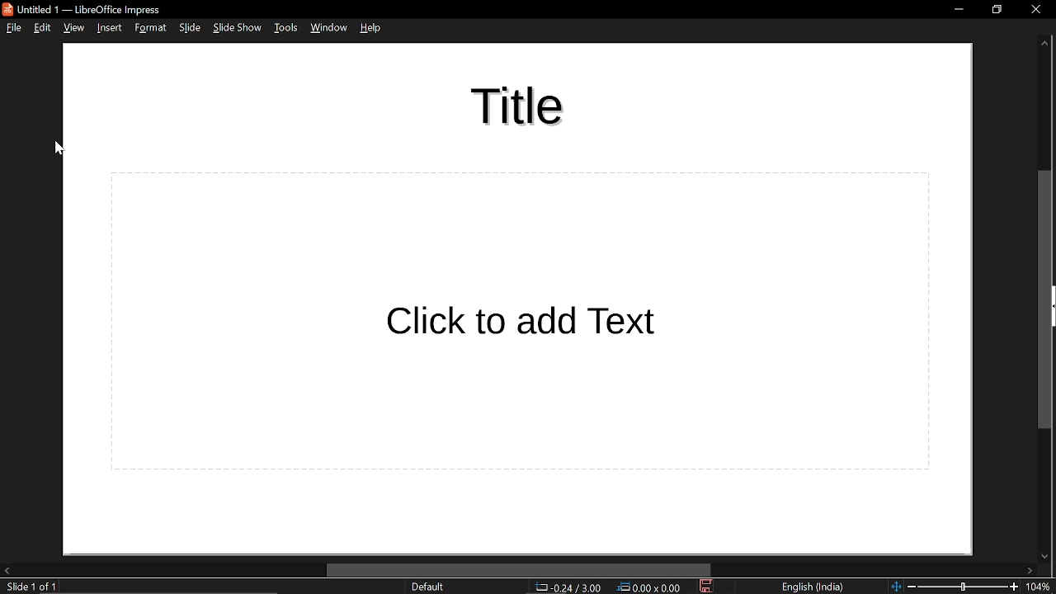 This screenshot has height=594, width=1056. What do you see at coordinates (286, 27) in the screenshot?
I see `tools` at bounding box center [286, 27].